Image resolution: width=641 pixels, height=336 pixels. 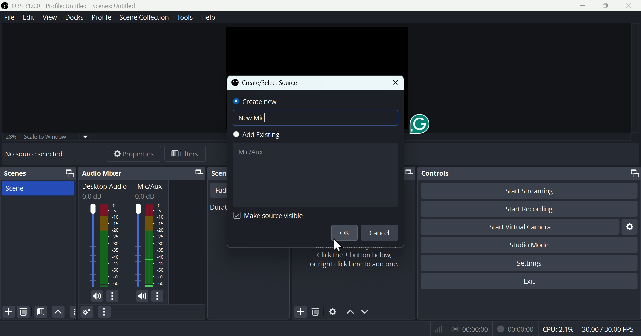 I want to click on Existing Source Name, so click(x=314, y=175).